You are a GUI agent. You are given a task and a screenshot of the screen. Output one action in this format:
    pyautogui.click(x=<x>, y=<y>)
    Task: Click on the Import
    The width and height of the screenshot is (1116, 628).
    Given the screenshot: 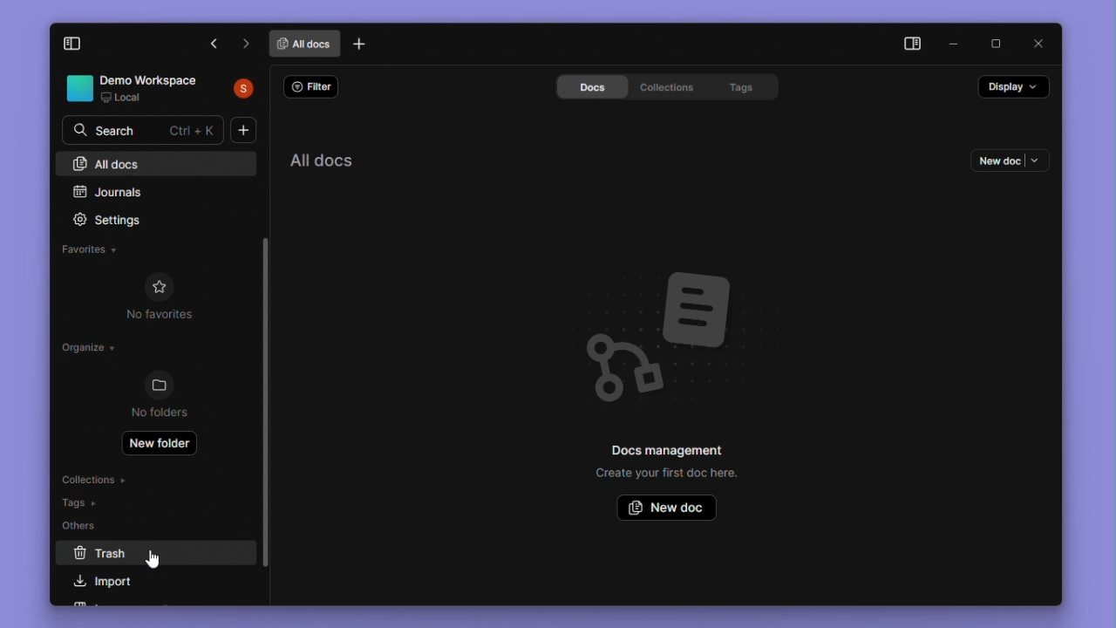 What is the action you would take?
    pyautogui.click(x=116, y=580)
    